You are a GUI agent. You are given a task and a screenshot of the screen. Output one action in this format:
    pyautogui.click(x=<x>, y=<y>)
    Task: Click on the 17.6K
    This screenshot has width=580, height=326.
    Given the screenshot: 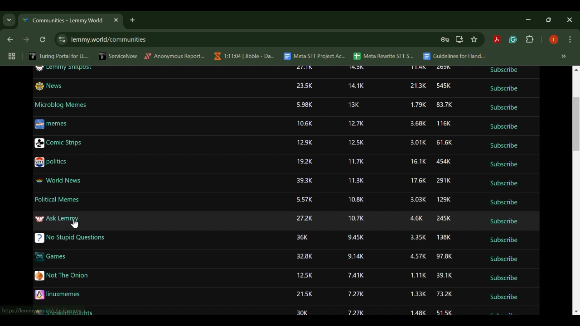 What is the action you would take?
    pyautogui.click(x=418, y=182)
    